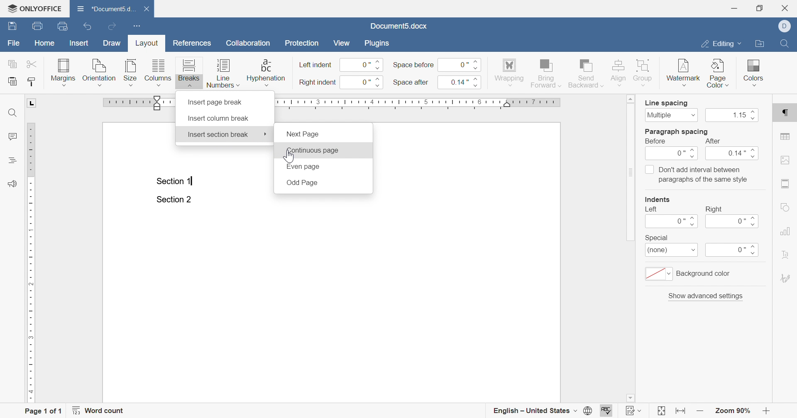 Image resolution: width=797 pixels, height=418 pixels. What do you see at coordinates (659, 199) in the screenshot?
I see `indents` at bounding box center [659, 199].